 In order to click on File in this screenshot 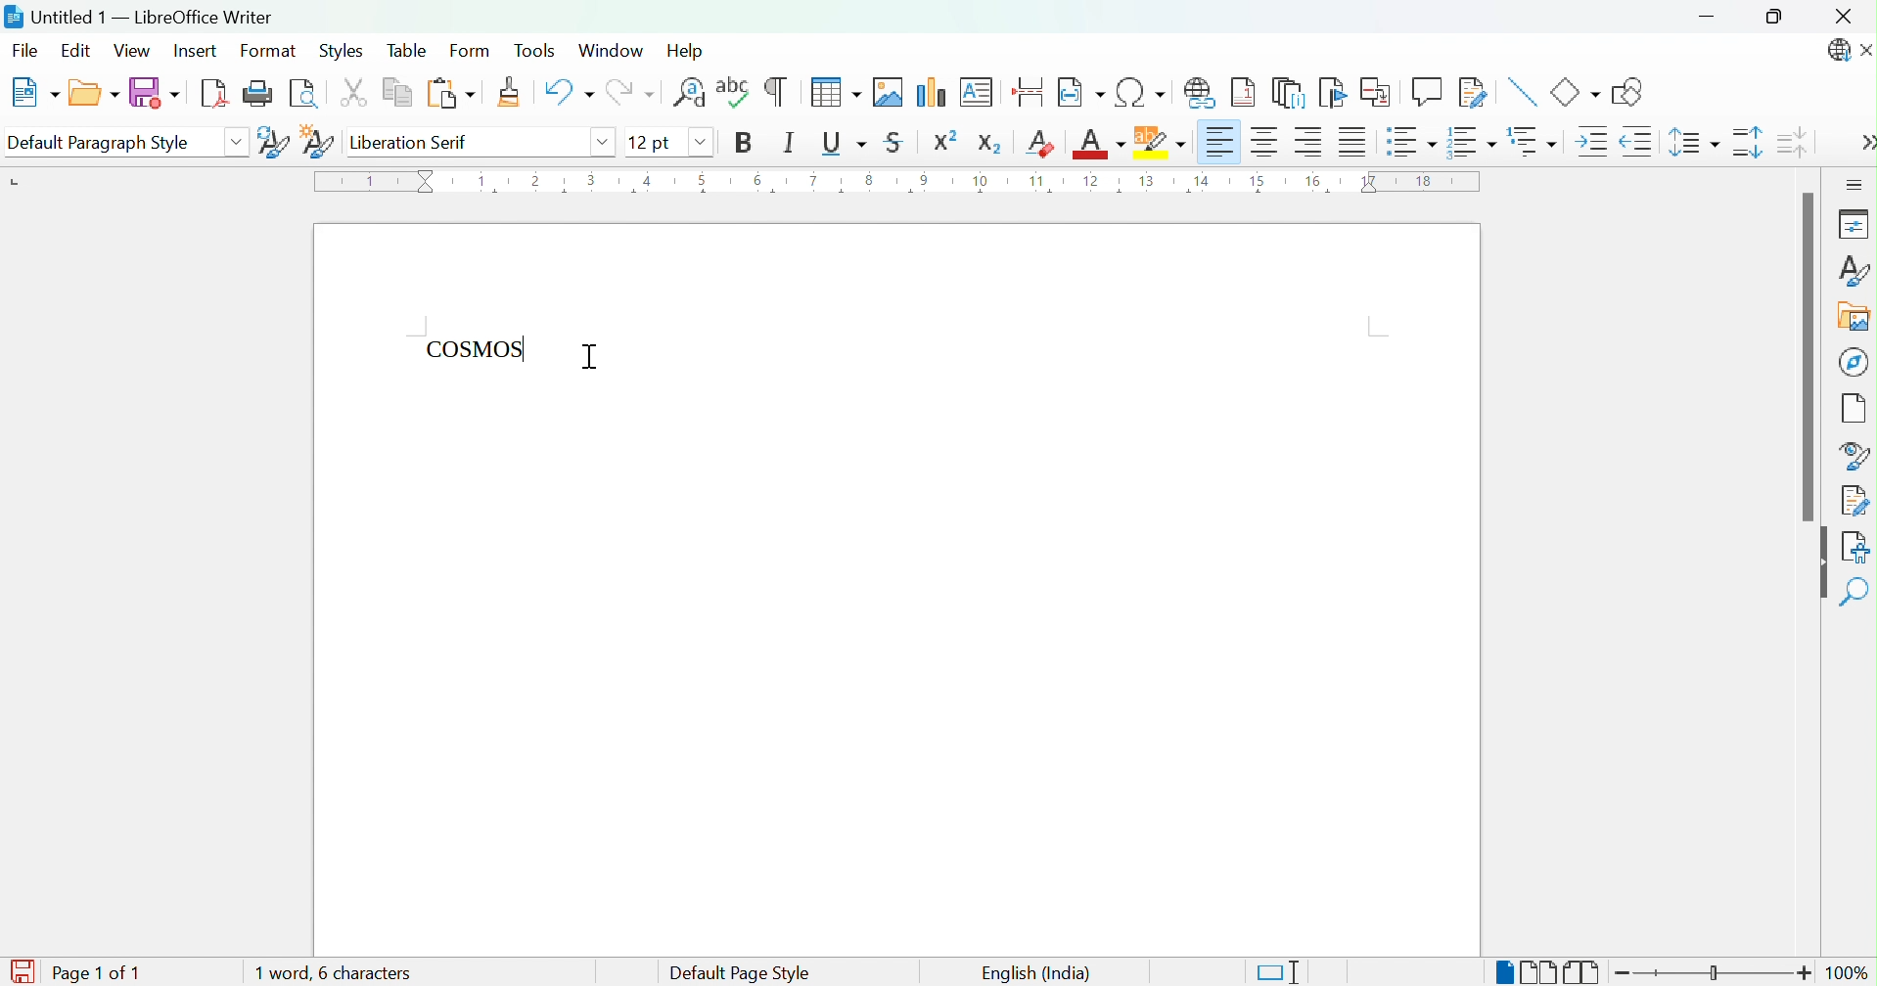, I will do `click(26, 49)`.